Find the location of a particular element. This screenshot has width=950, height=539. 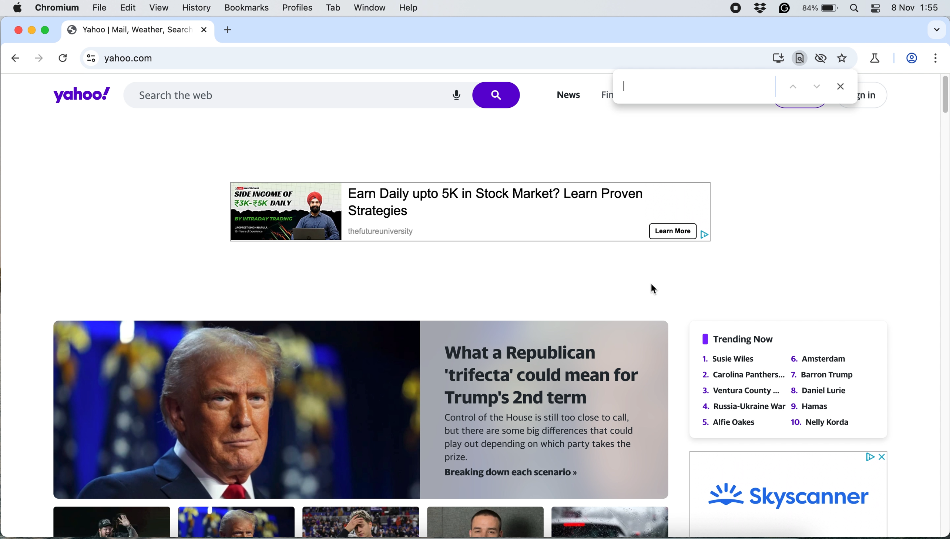

help is located at coordinates (406, 8).